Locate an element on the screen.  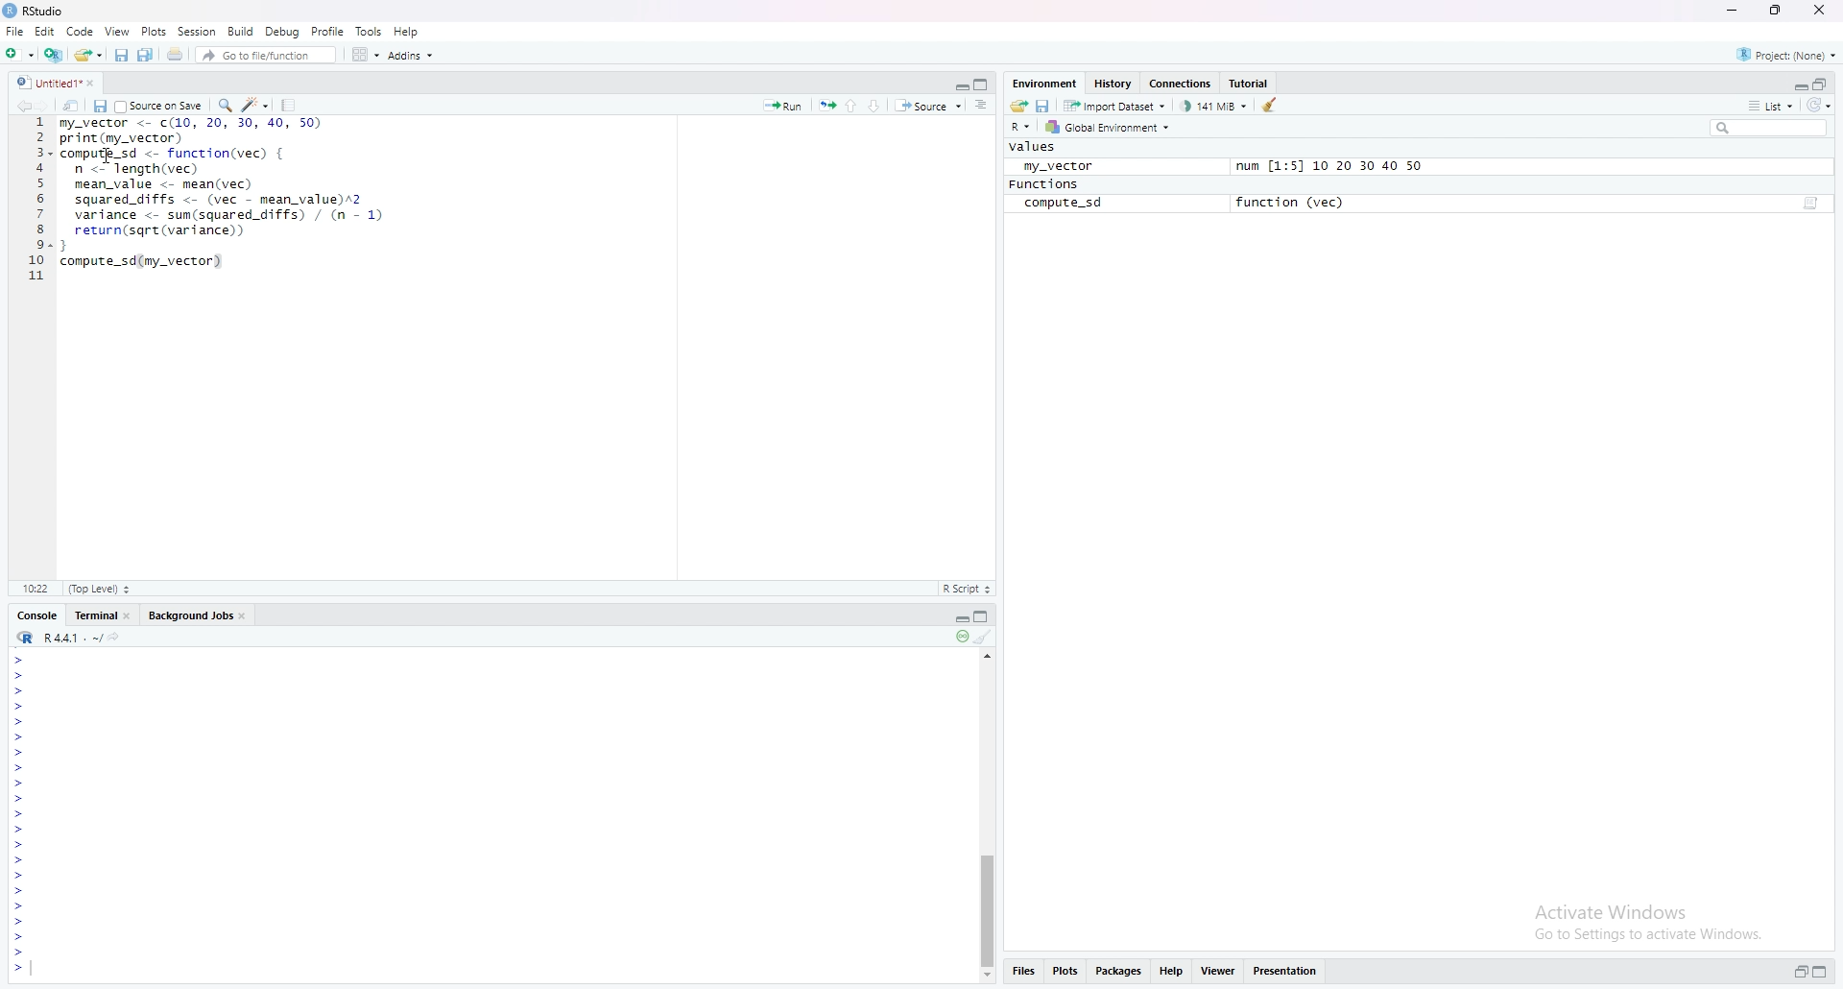
Maximize is located at coordinates (1820, 971).